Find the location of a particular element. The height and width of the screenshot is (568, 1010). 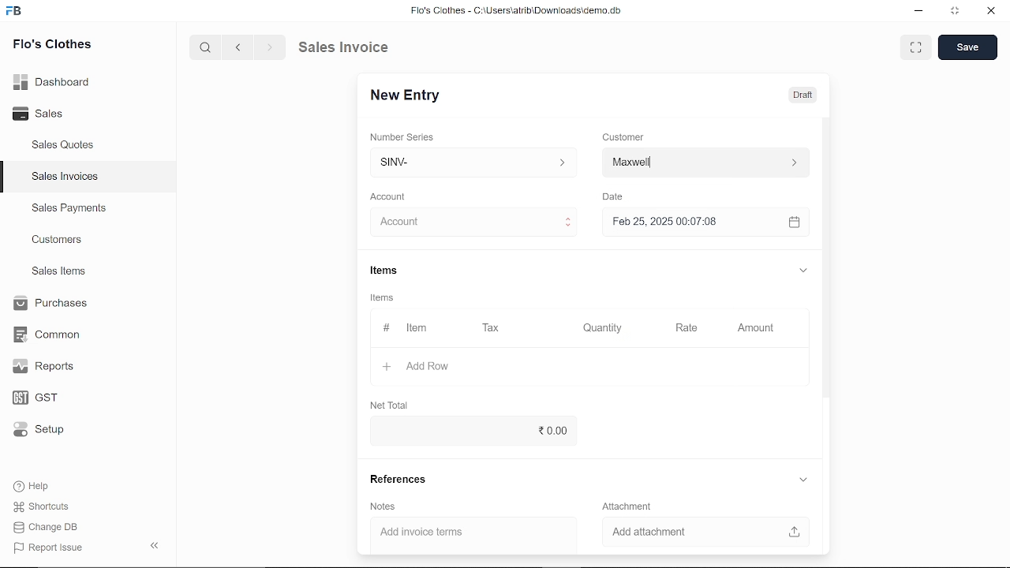

Common is located at coordinates (49, 334).